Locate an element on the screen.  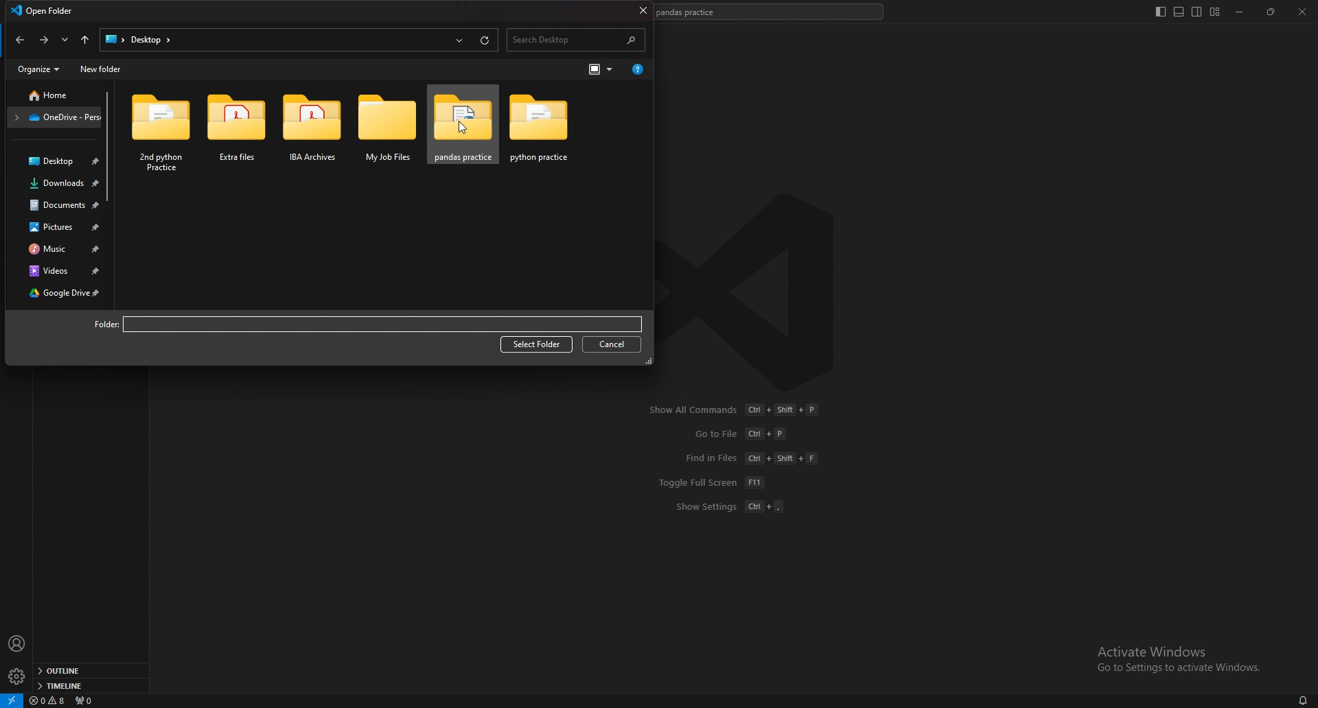
music is located at coordinates (58, 250).